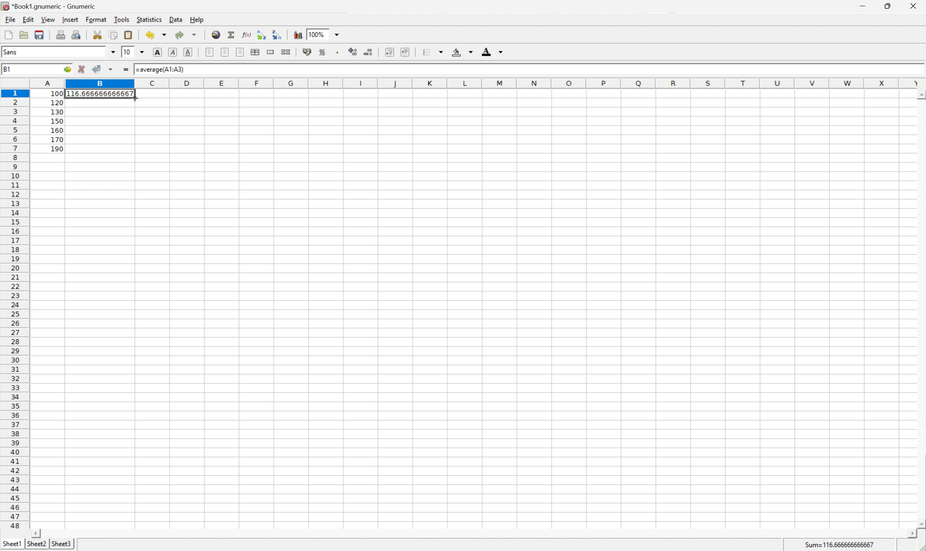  What do you see at coordinates (155, 35) in the screenshot?
I see `Undo` at bounding box center [155, 35].